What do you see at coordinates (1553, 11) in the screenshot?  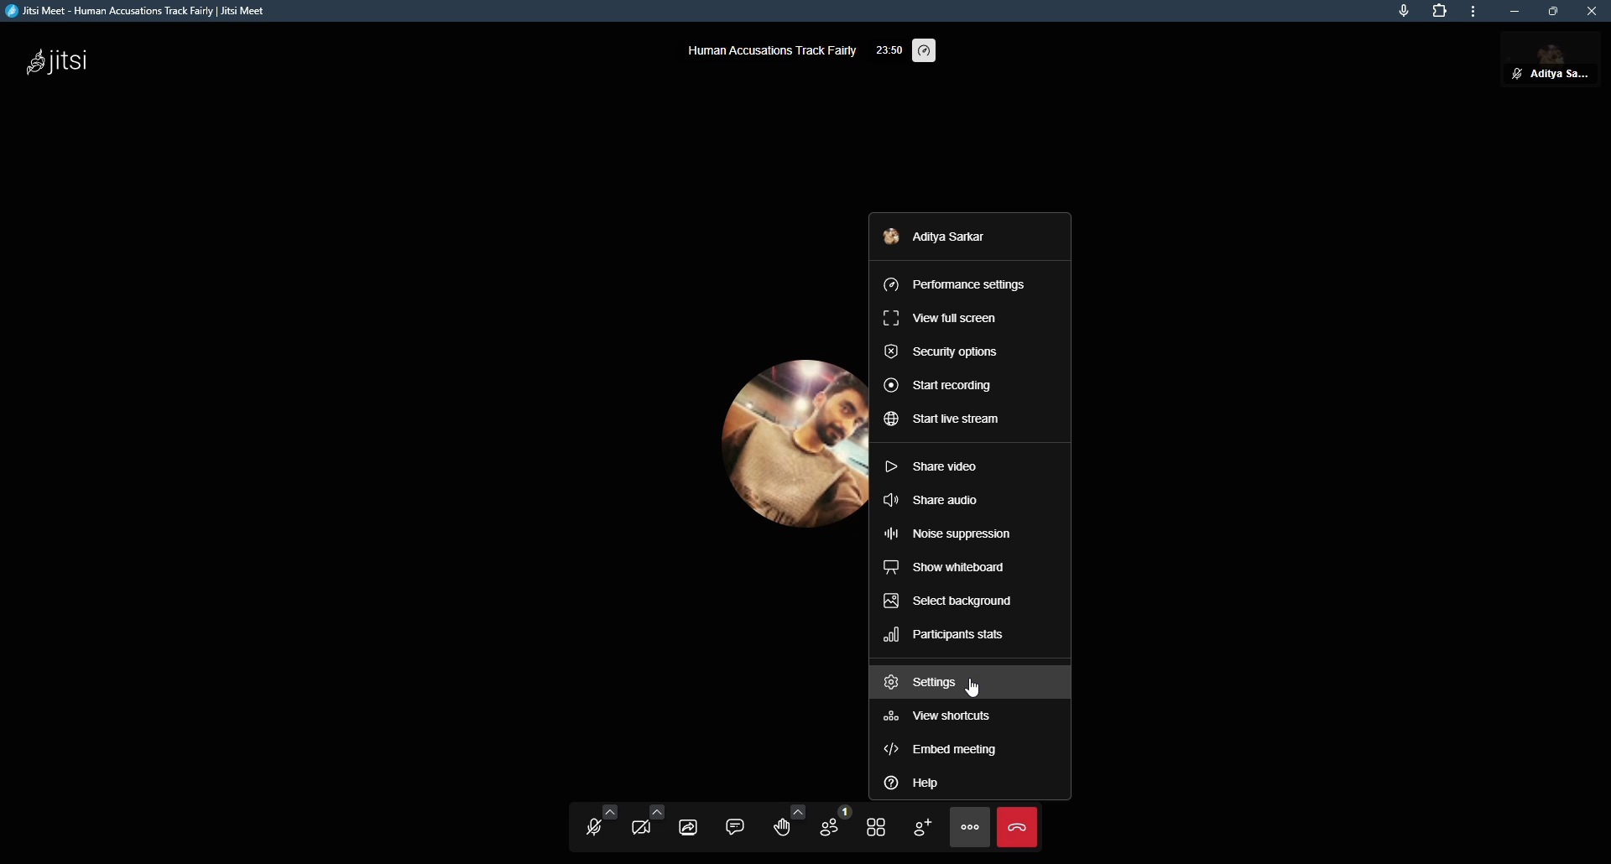 I see `maximize` at bounding box center [1553, 11].